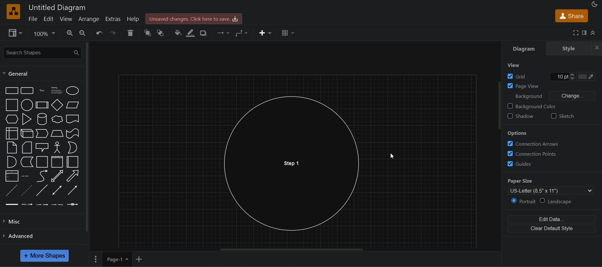  Describe the element at coordinates (13, 12) in the screenshot. I see `logo` at that location.